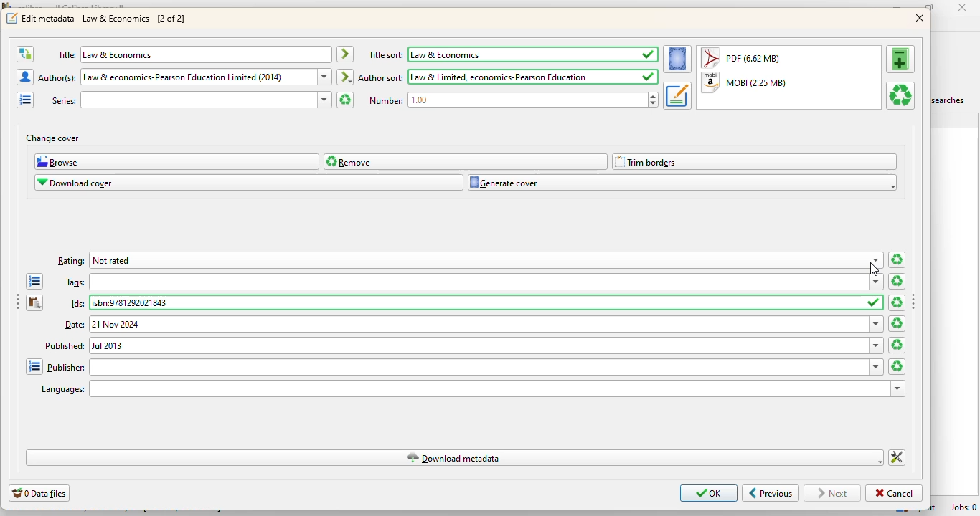 This screenshot has width=980, height=516. What do you see at coordinates (344, 100) in the screenshot?
I see `clear series` at bounding box center [344, 100].